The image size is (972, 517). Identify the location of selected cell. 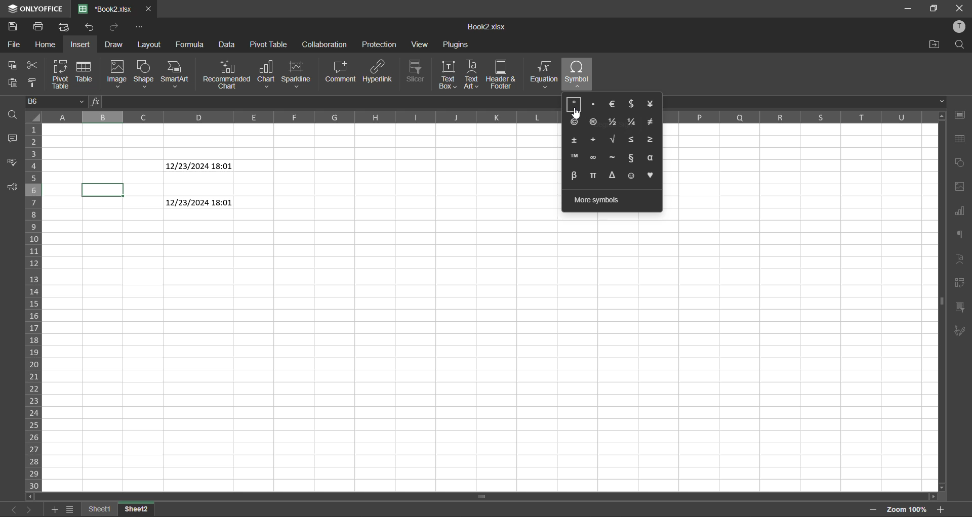
(103, 189).